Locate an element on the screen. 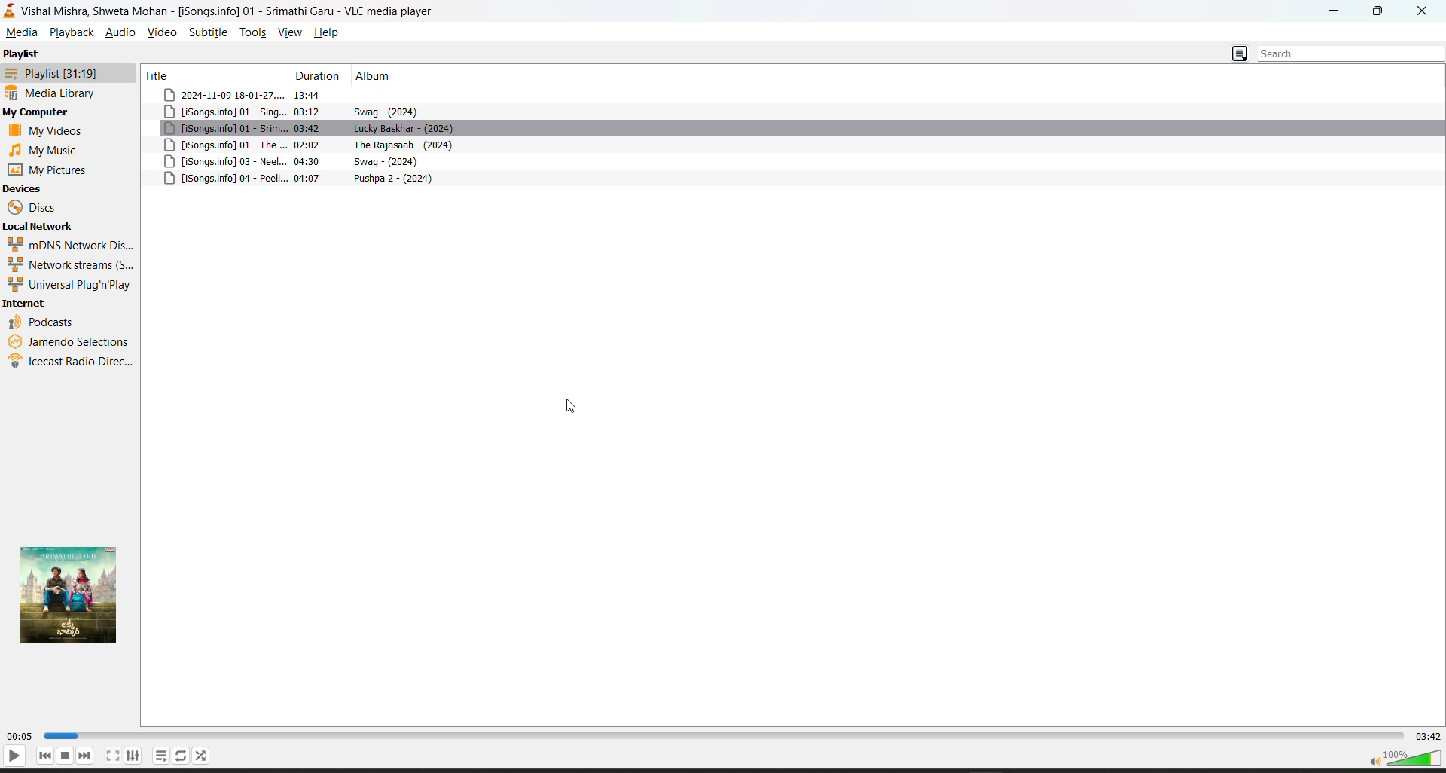  podcast is located at coordinates (50, 322).